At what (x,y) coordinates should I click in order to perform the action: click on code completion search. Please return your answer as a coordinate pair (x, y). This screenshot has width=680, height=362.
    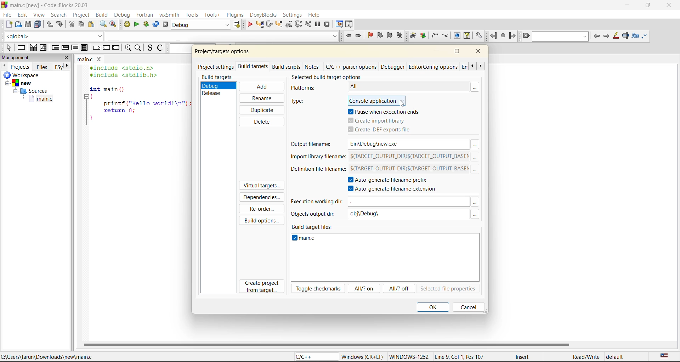
    Looking at the image, I should click on (222, 35).